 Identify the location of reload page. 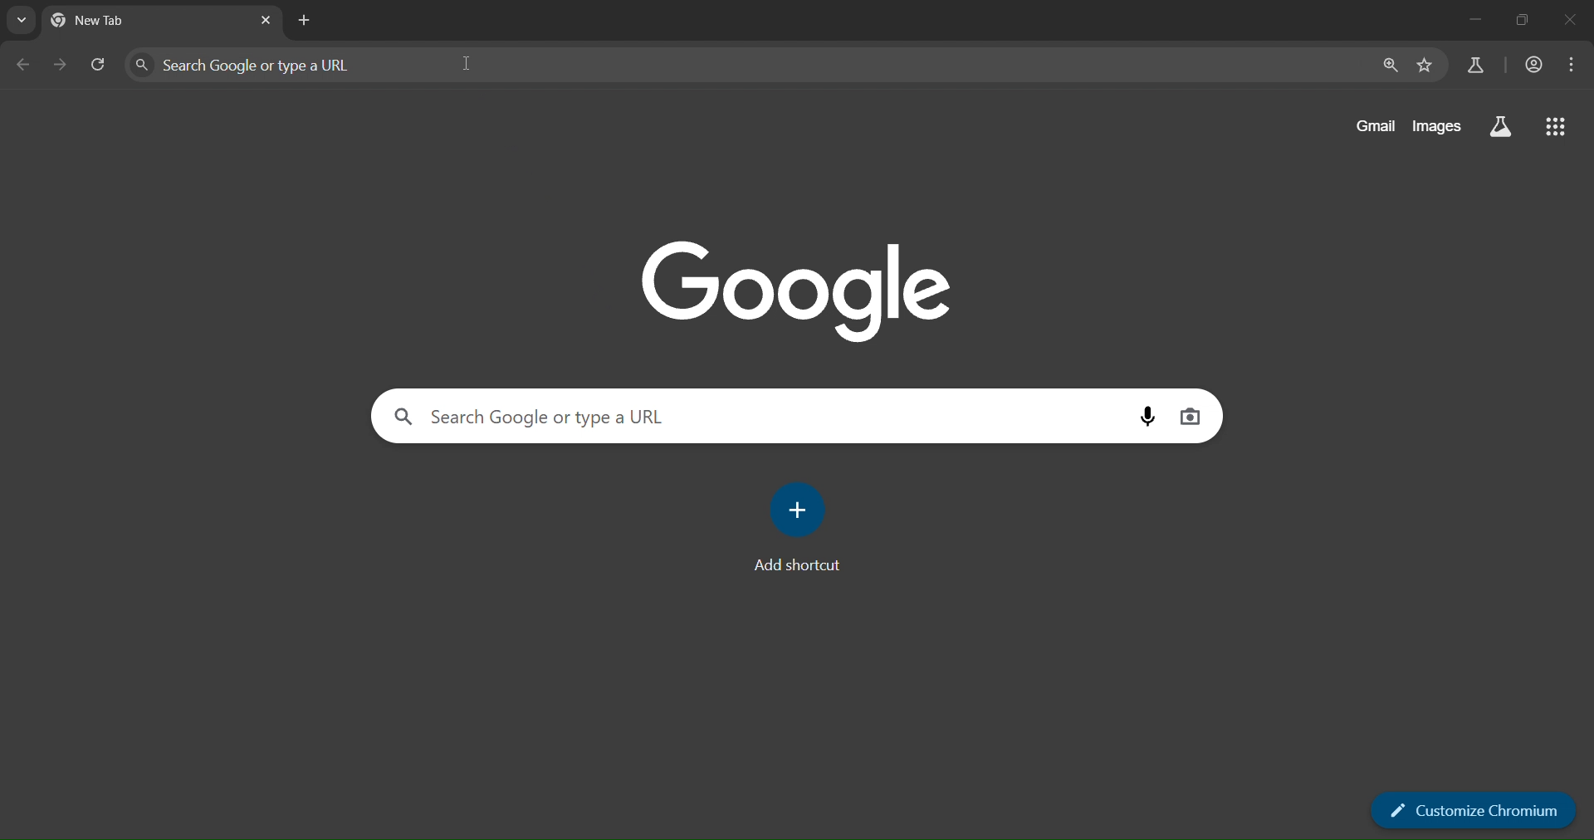
(98, 67).